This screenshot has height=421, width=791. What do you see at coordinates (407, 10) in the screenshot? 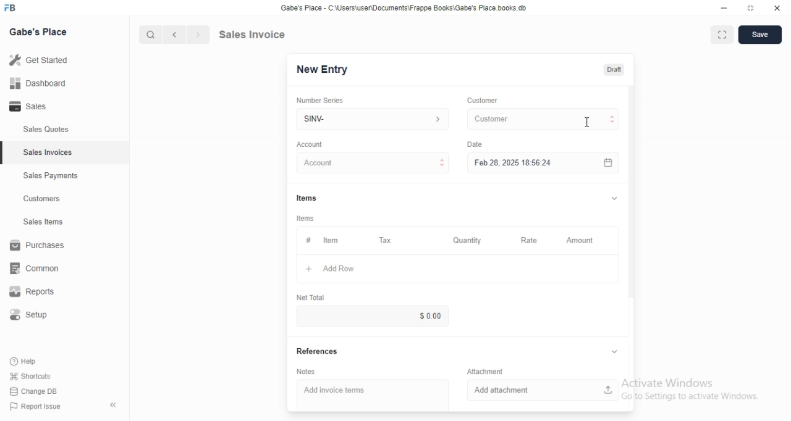
I see `Gabe's Place - C \Wsers\usenDocuments\Frappe Books\Gabe's Place books db` at bounding box center [407, 10].